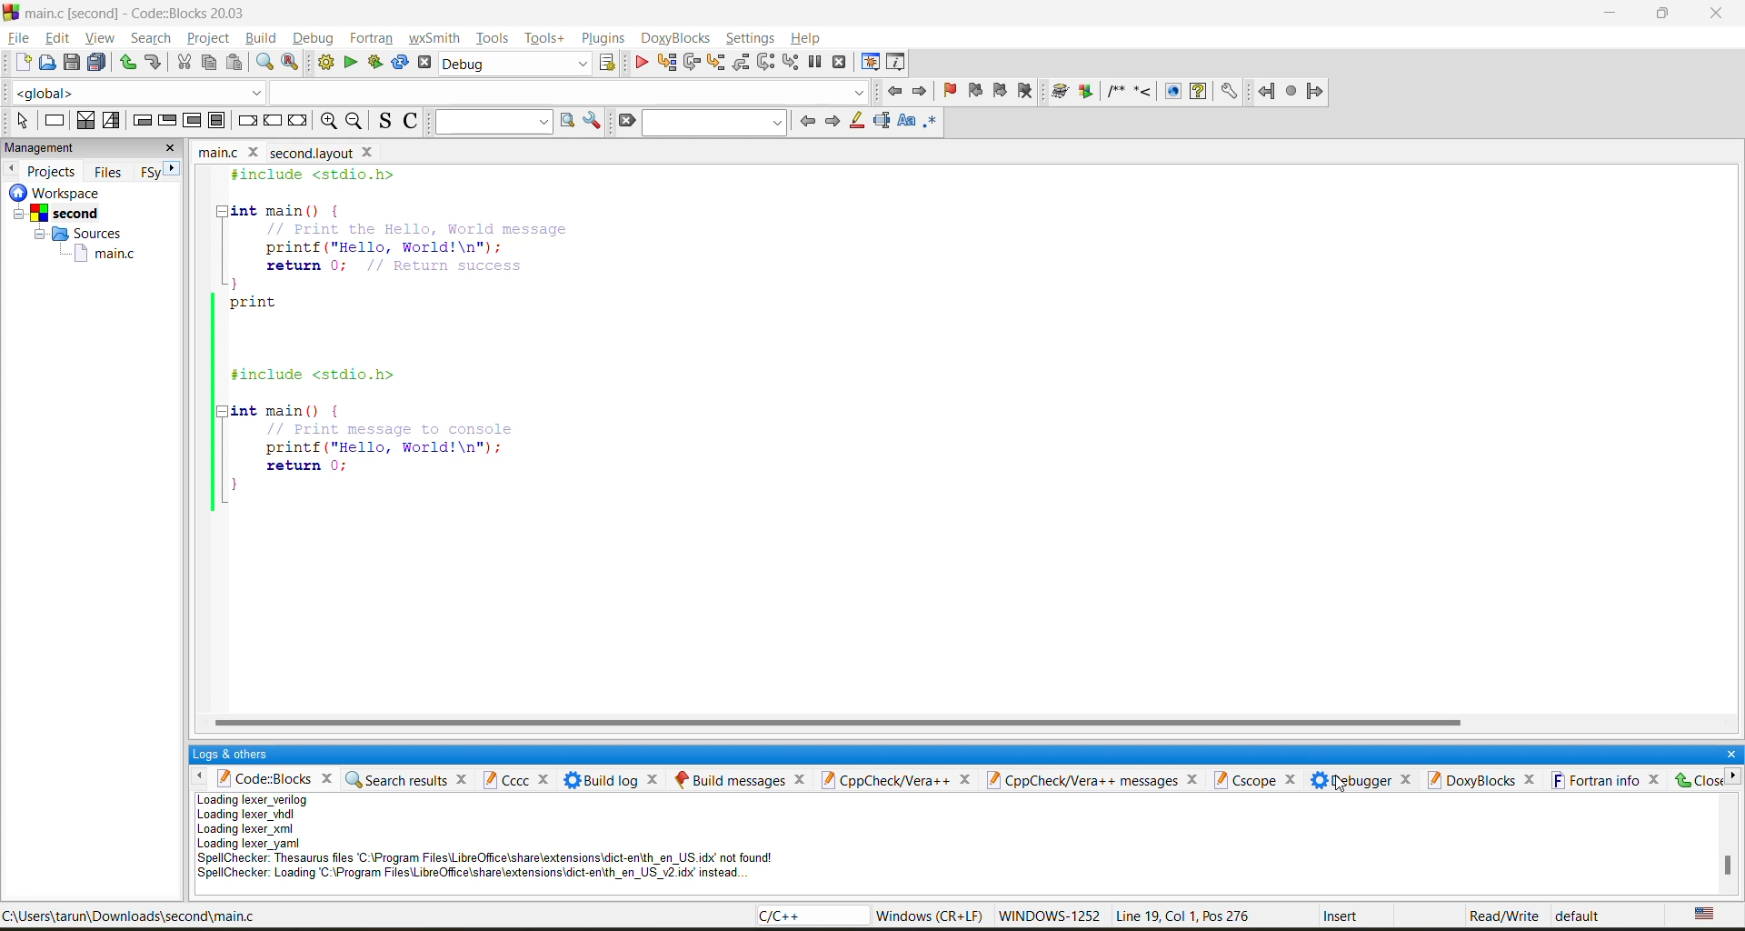  Describe the element at coordinates (353, 123) in the screenshot. I see `zoom out` at that location.